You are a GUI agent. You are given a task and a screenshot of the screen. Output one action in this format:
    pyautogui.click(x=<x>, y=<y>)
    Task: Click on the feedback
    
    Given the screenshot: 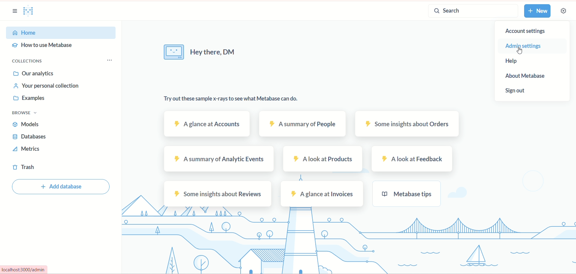 What is the action you would take?
    pyautogui.click(x=413, y=159)
    